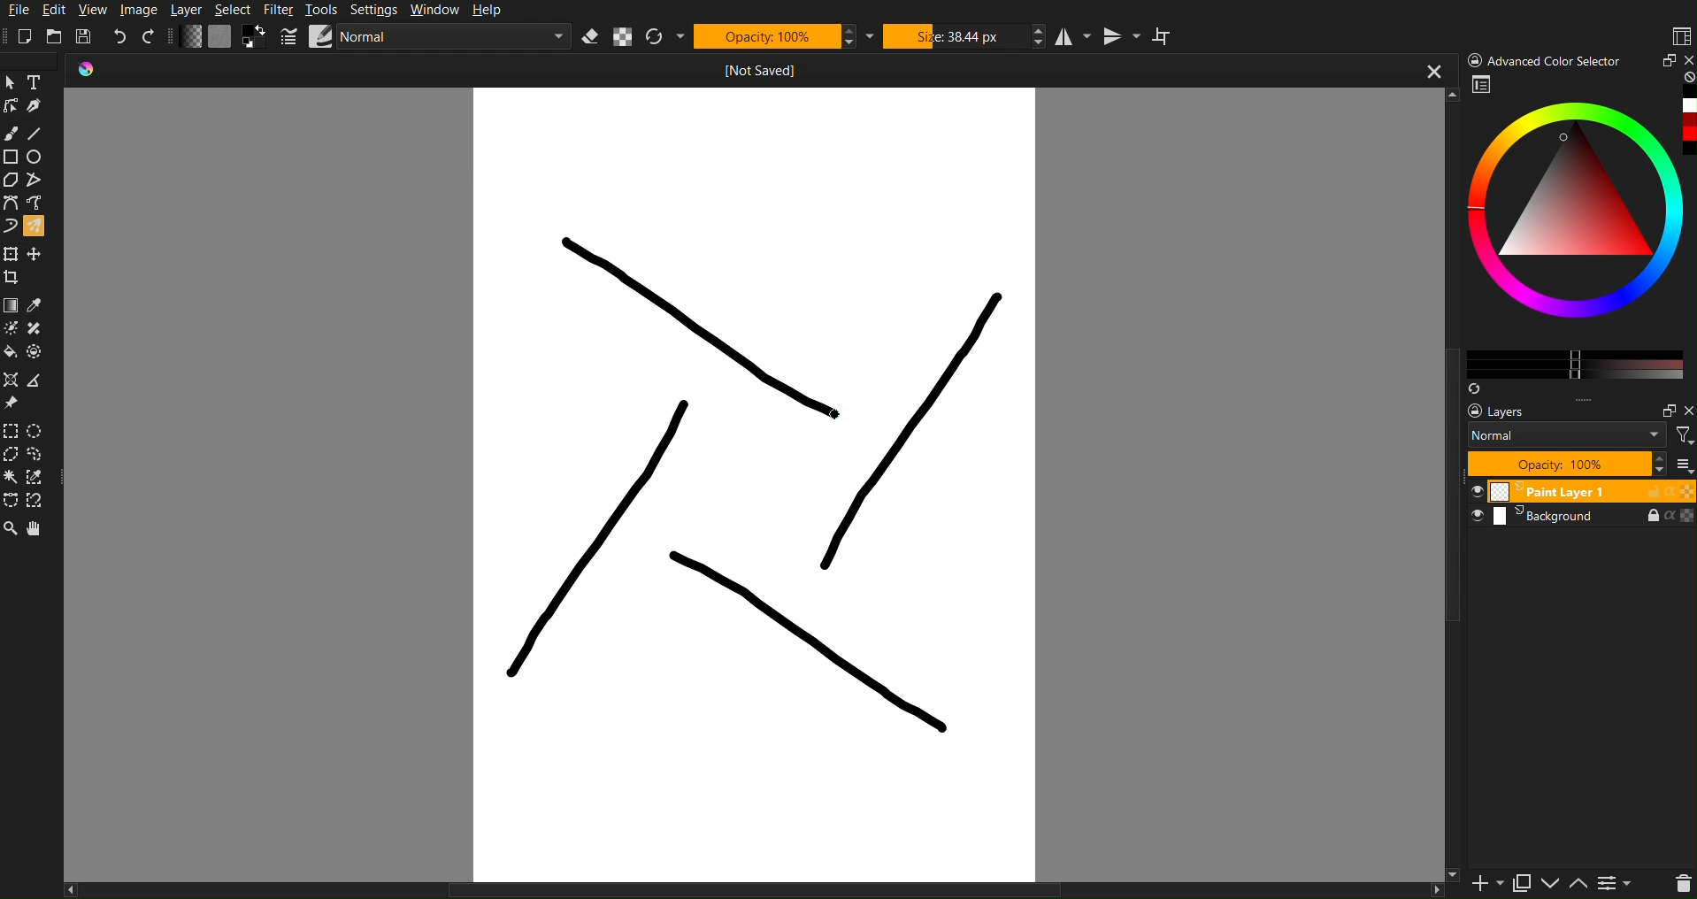 This screenshot has height=899, width=1697. What do you see at coordinates (40, 380) in the screenshot?
I see `Measure Tool` at bounding box center [40, 380].